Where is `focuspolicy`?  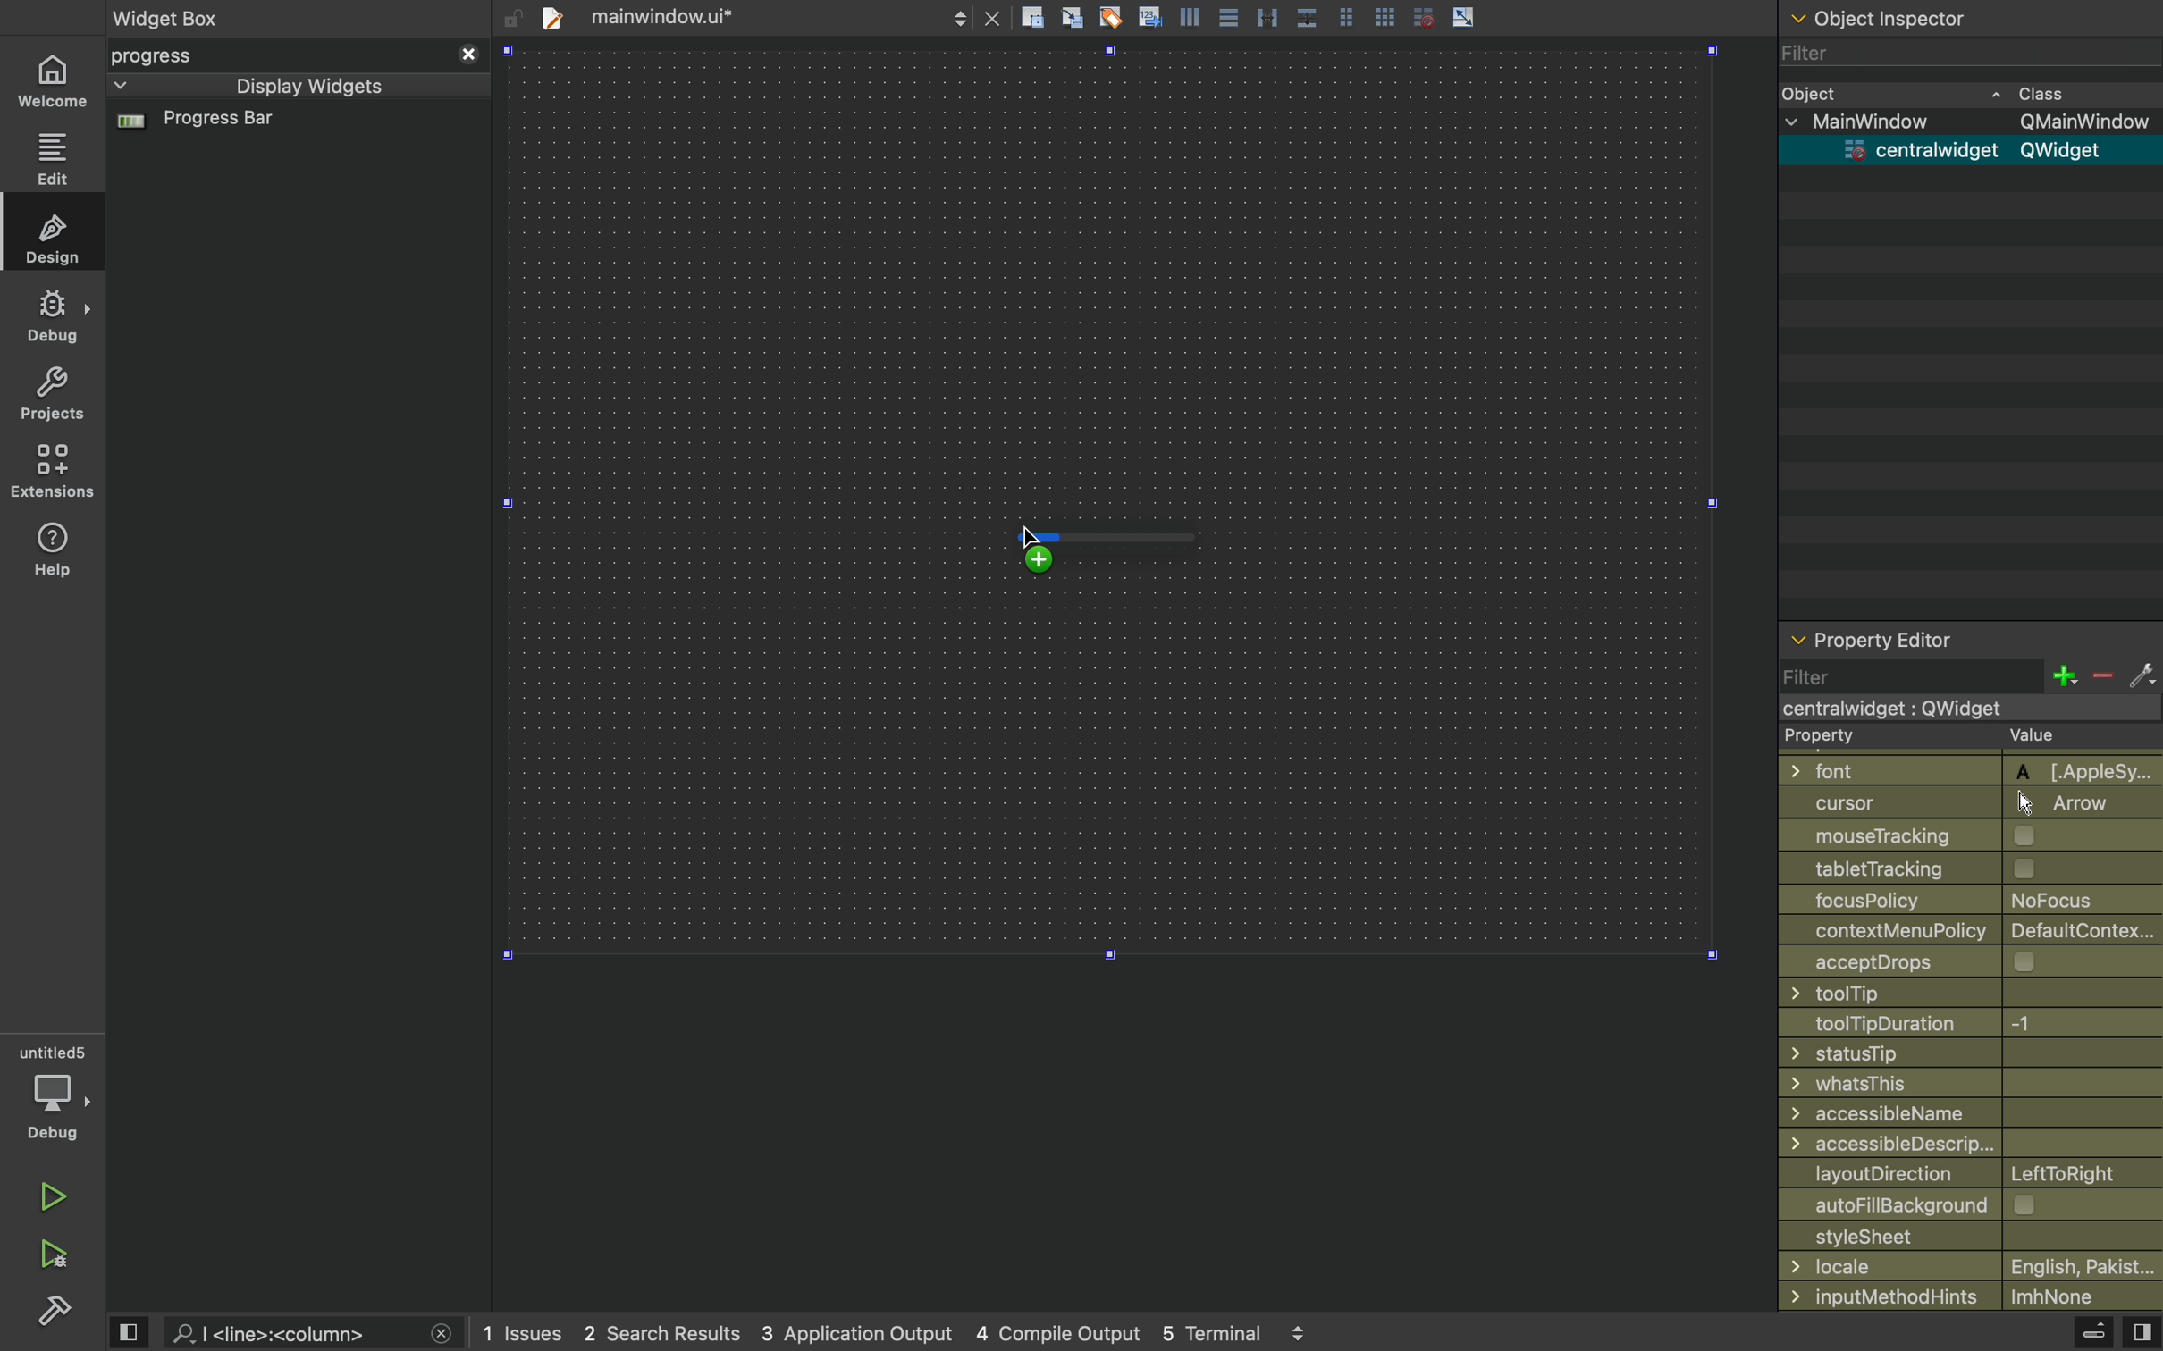
focuspolicy is located at coordinates (1956, 898).